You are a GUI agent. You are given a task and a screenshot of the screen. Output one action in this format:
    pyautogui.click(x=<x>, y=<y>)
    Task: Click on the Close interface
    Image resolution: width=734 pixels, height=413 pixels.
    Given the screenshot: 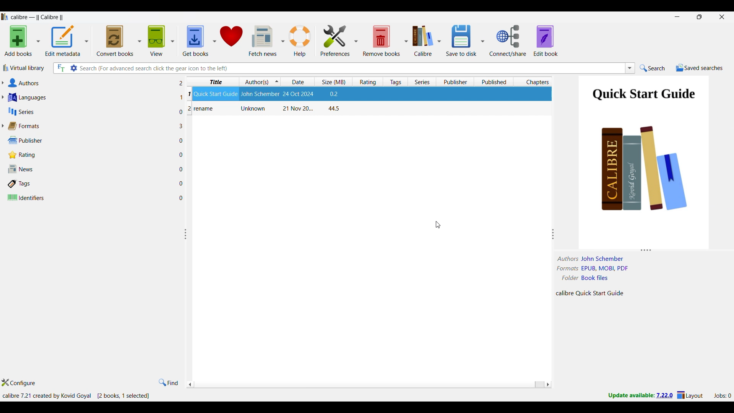 What is the action you would take?
    pyautogui.click(x=722, y=17)
    